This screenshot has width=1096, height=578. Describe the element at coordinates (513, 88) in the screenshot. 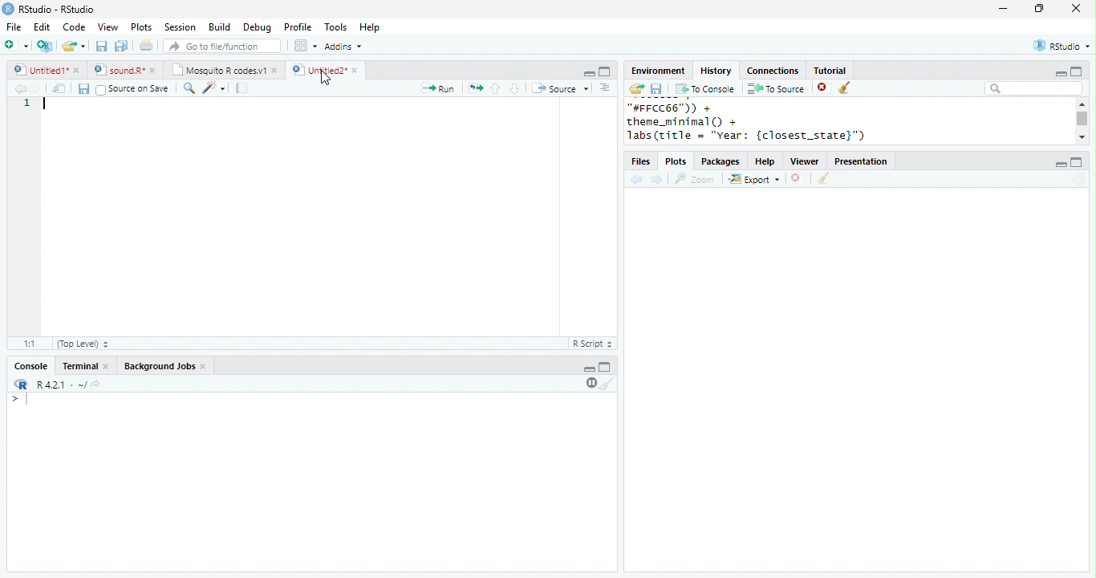

I see `down` at that location.